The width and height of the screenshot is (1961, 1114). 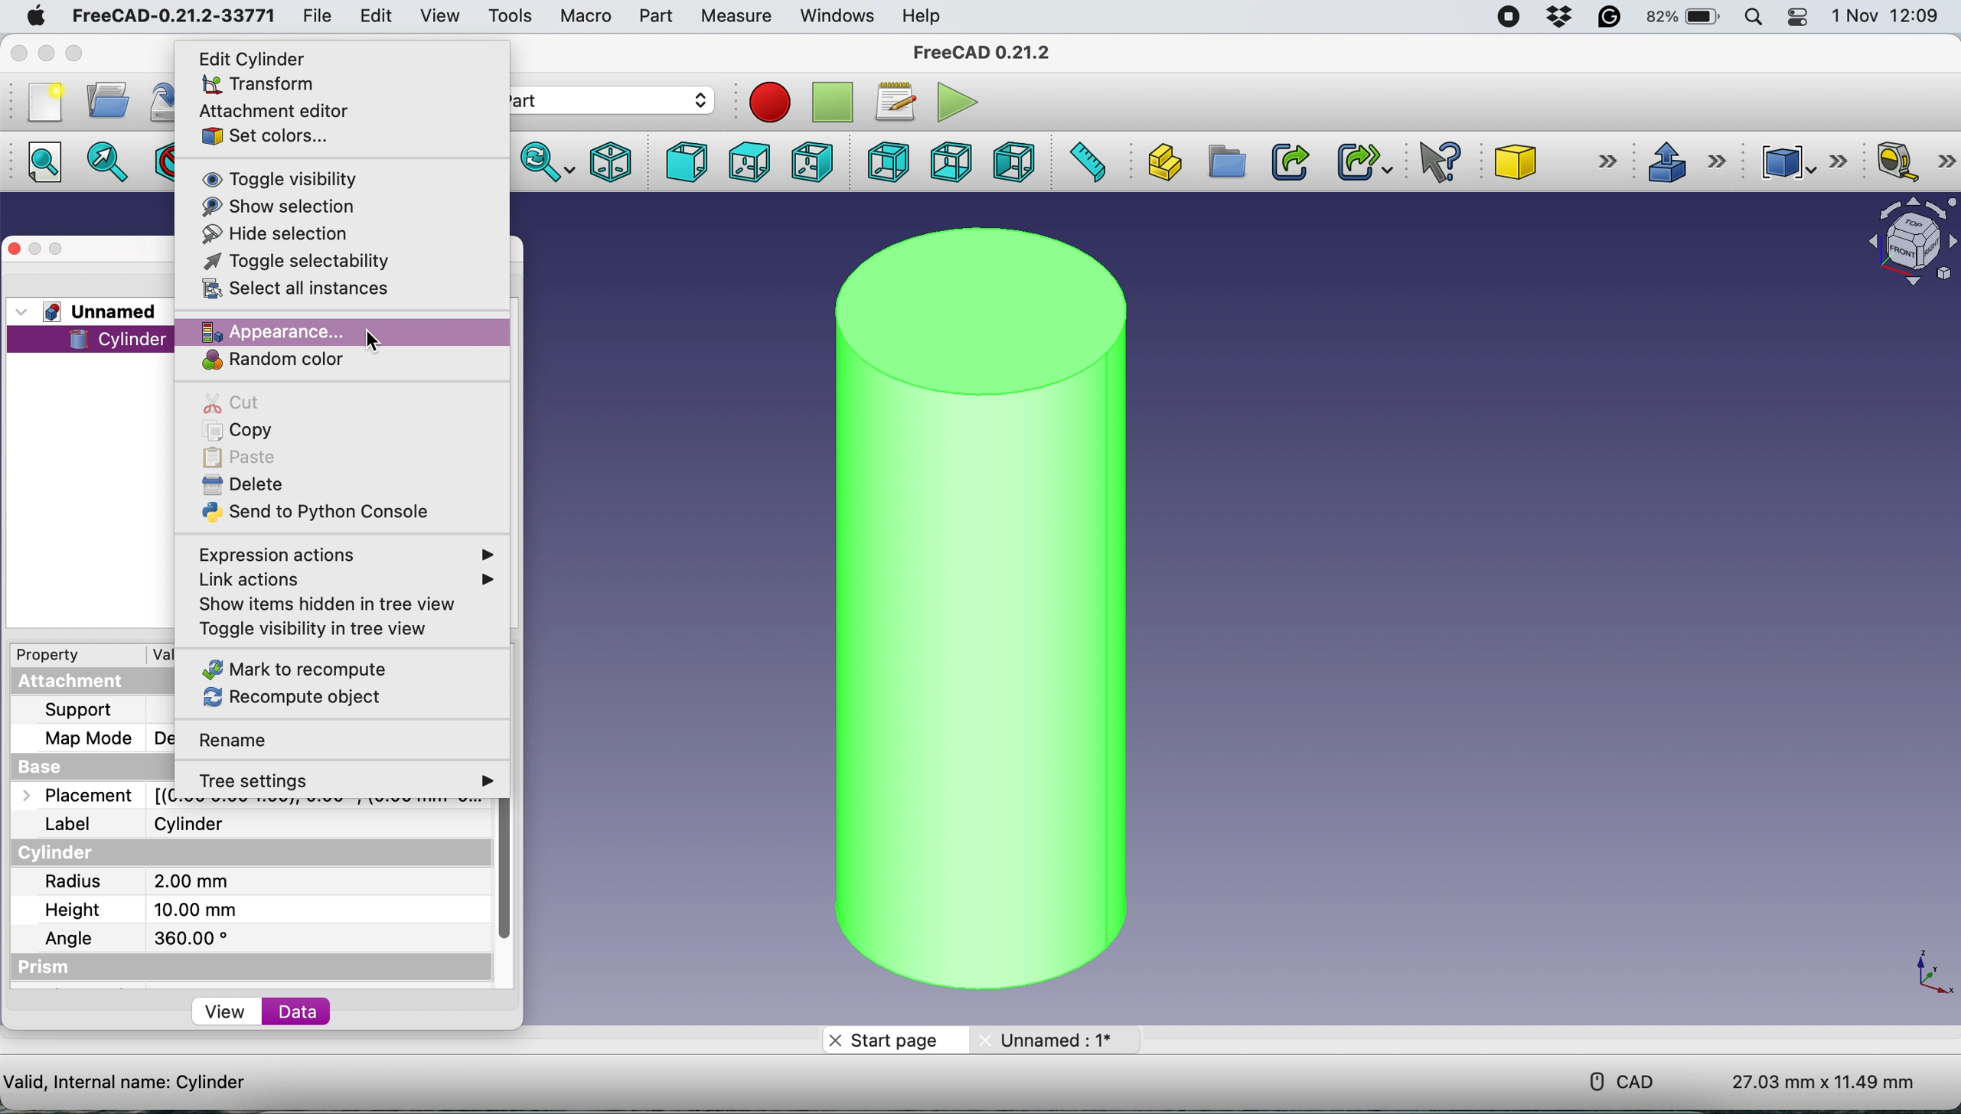 I want to click on select all instances, so click(x=293, y=289).